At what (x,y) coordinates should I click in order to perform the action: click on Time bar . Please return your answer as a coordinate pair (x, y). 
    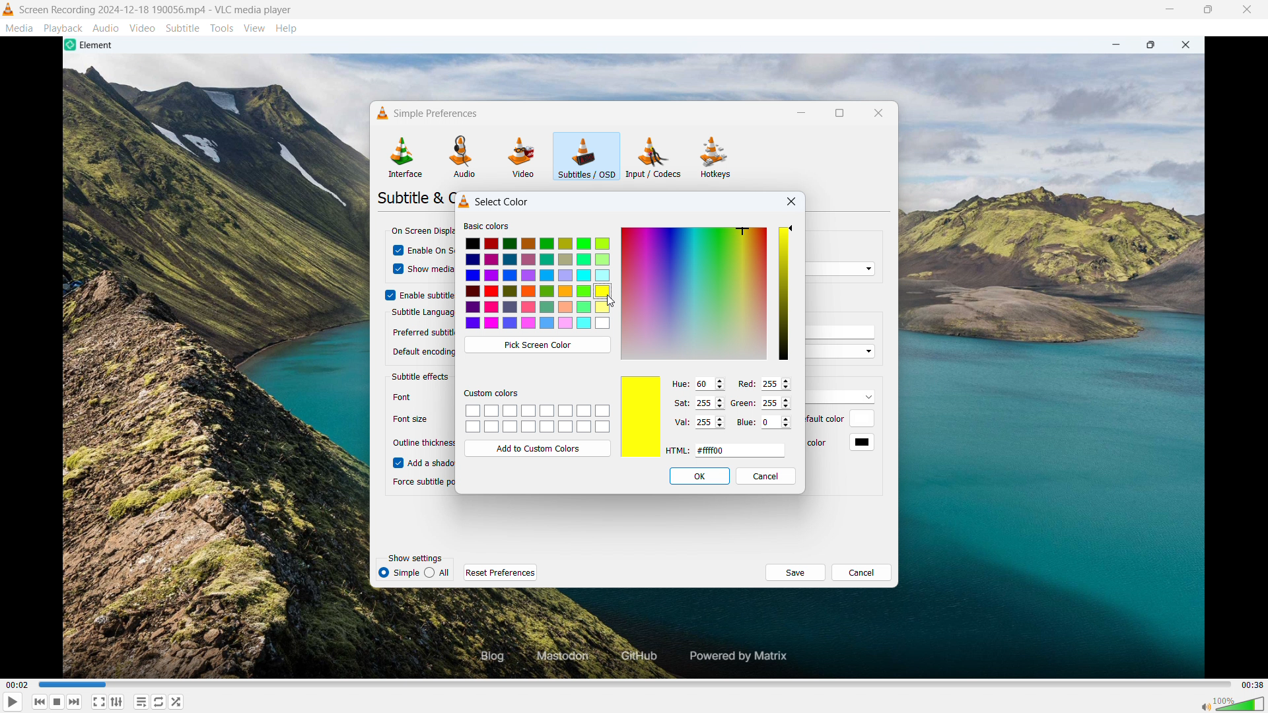
    Looking at the image, I should click on (637, 685).